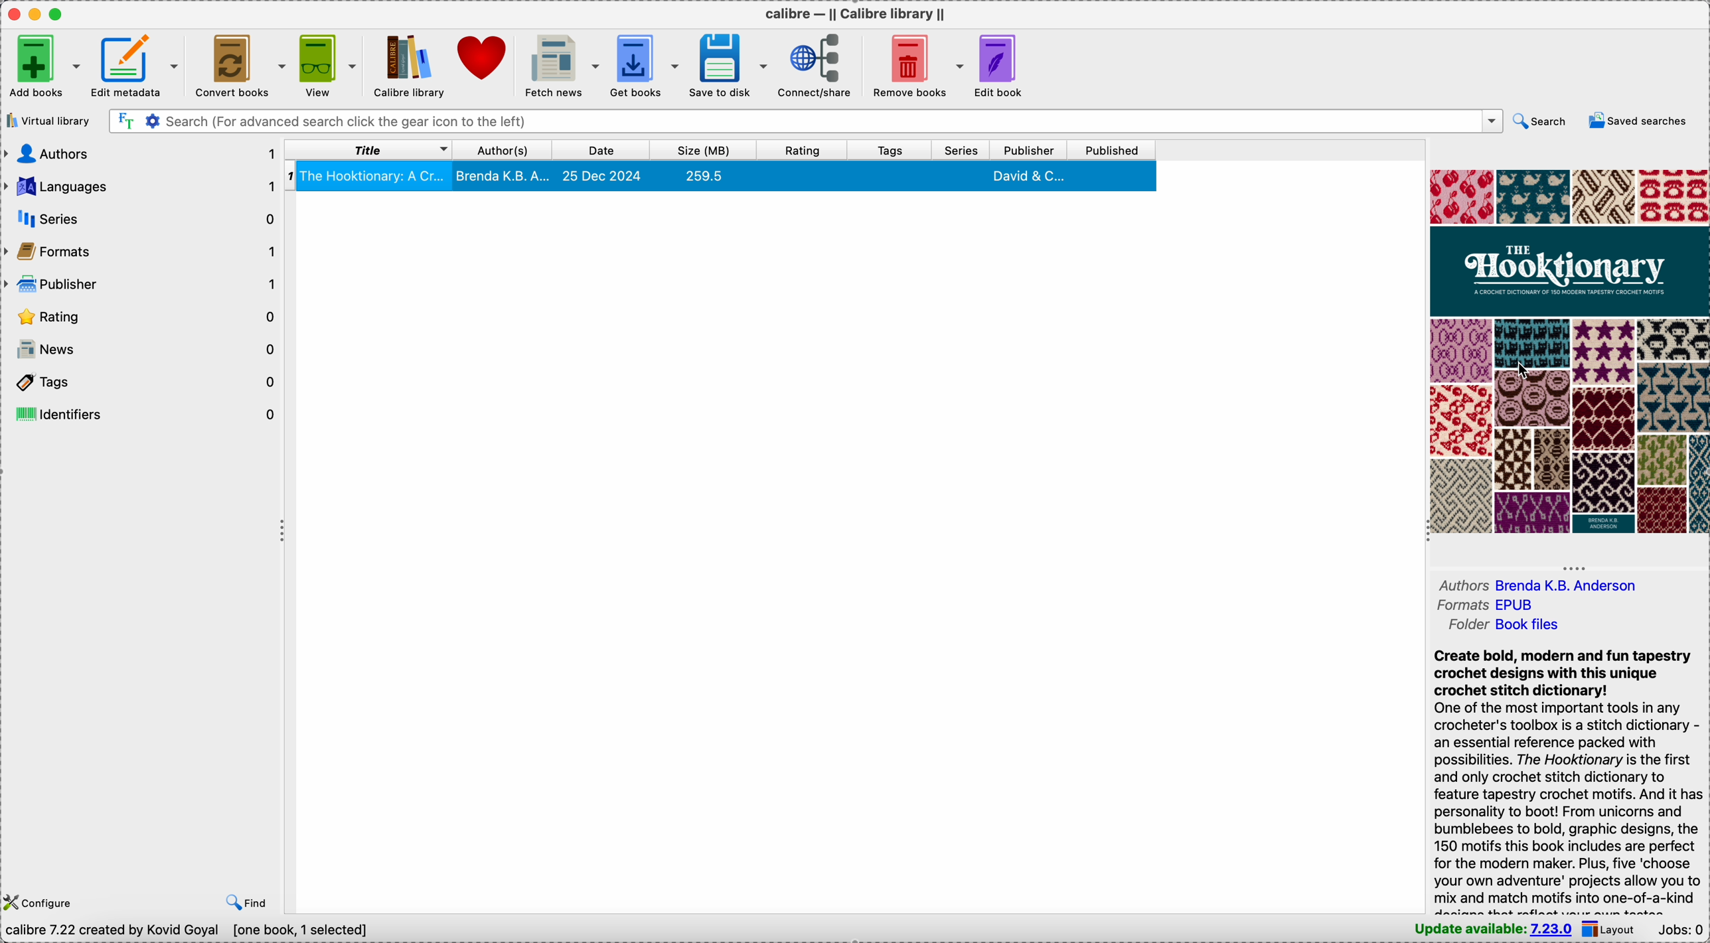 The height and width of the screenshot is (943, 1710). Describe the element at coordinates (1612, 929) in the screenshot. I see `layout` at that location.